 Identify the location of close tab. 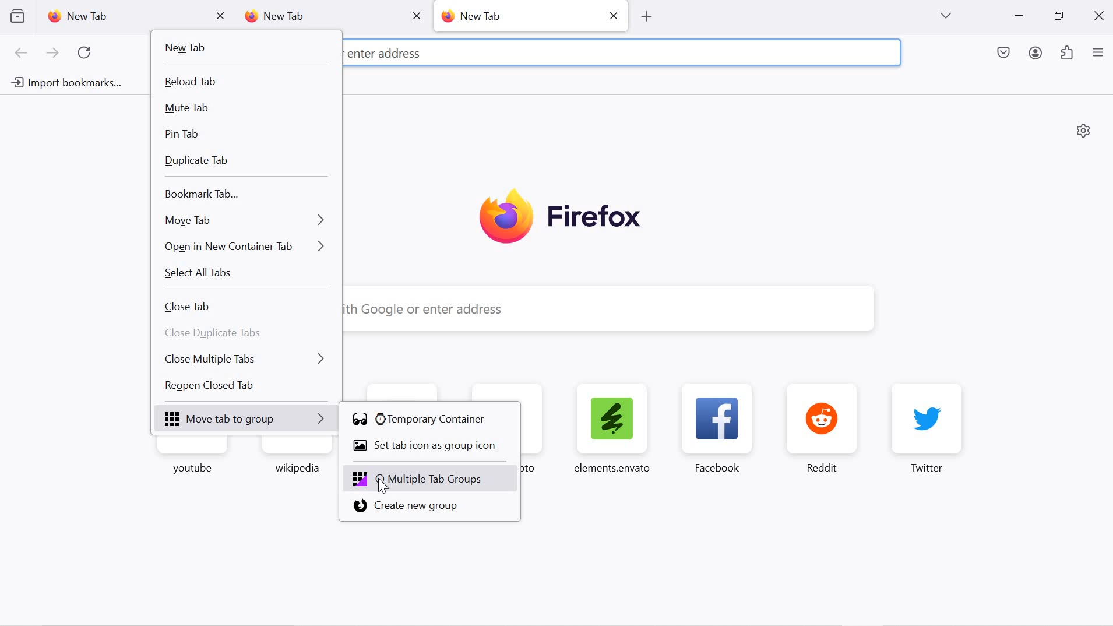
(221, 16).